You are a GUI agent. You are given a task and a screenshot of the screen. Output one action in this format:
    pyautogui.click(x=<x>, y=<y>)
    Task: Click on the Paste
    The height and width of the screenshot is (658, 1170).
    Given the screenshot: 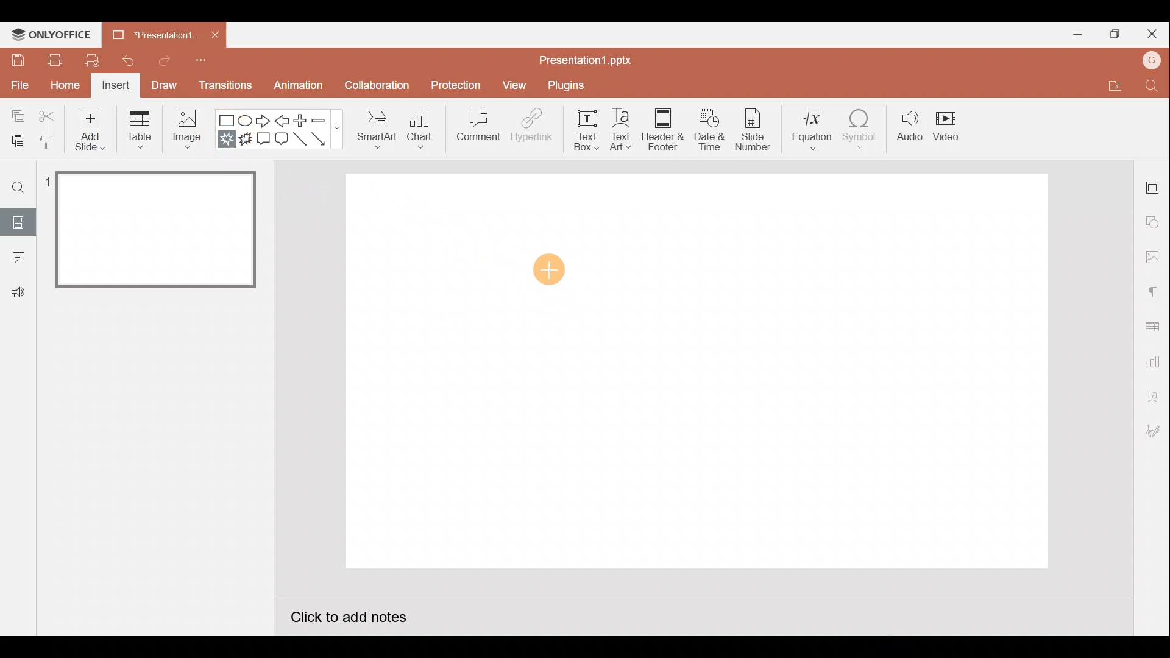 What is the action you would take?
    pyautogui.click(x=17, y=143)
    